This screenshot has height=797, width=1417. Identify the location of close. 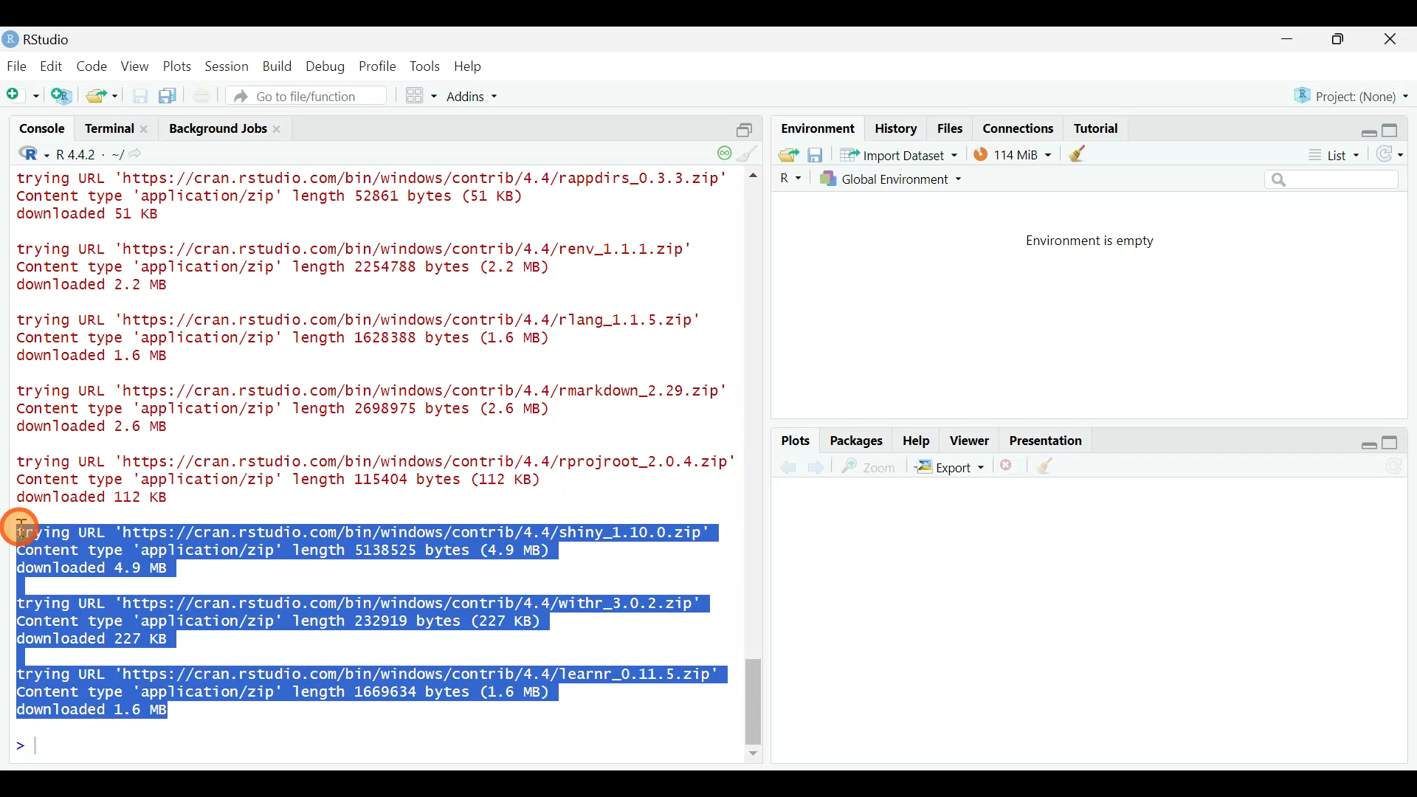
(1391, 41).